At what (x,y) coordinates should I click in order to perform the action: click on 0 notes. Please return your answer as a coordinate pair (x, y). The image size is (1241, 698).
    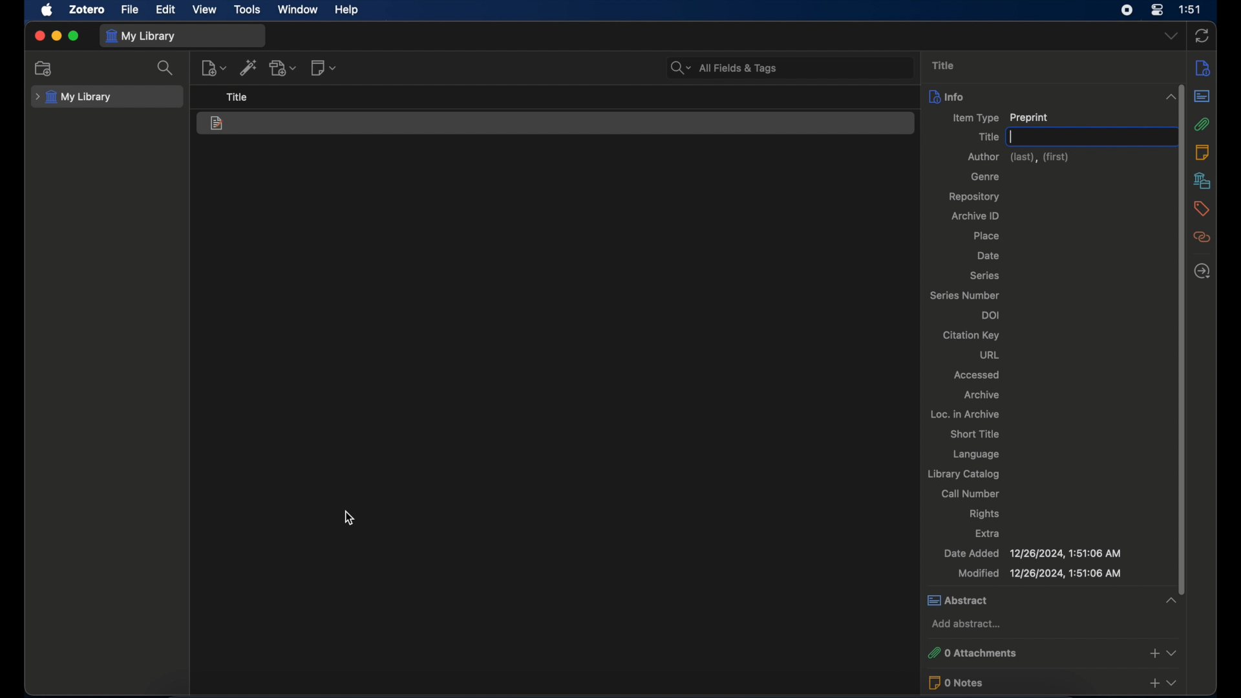
    Looking at the image, I should click on (1052, 682).